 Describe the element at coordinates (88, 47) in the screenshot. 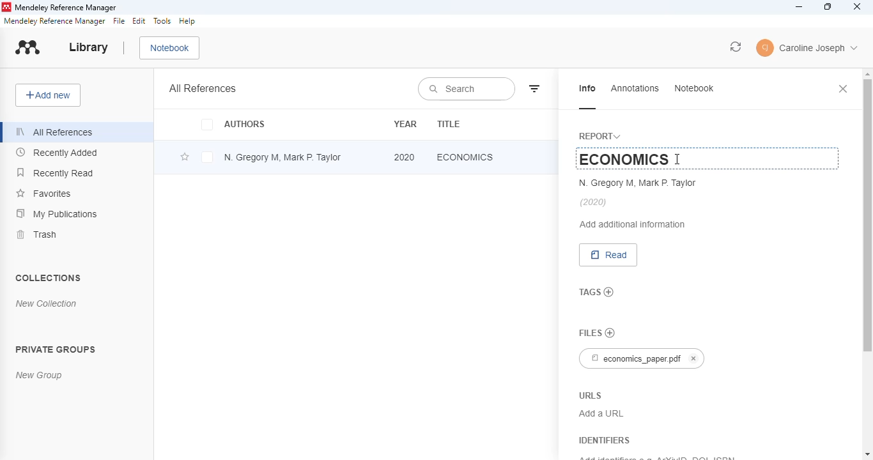

I see `library` at that location.